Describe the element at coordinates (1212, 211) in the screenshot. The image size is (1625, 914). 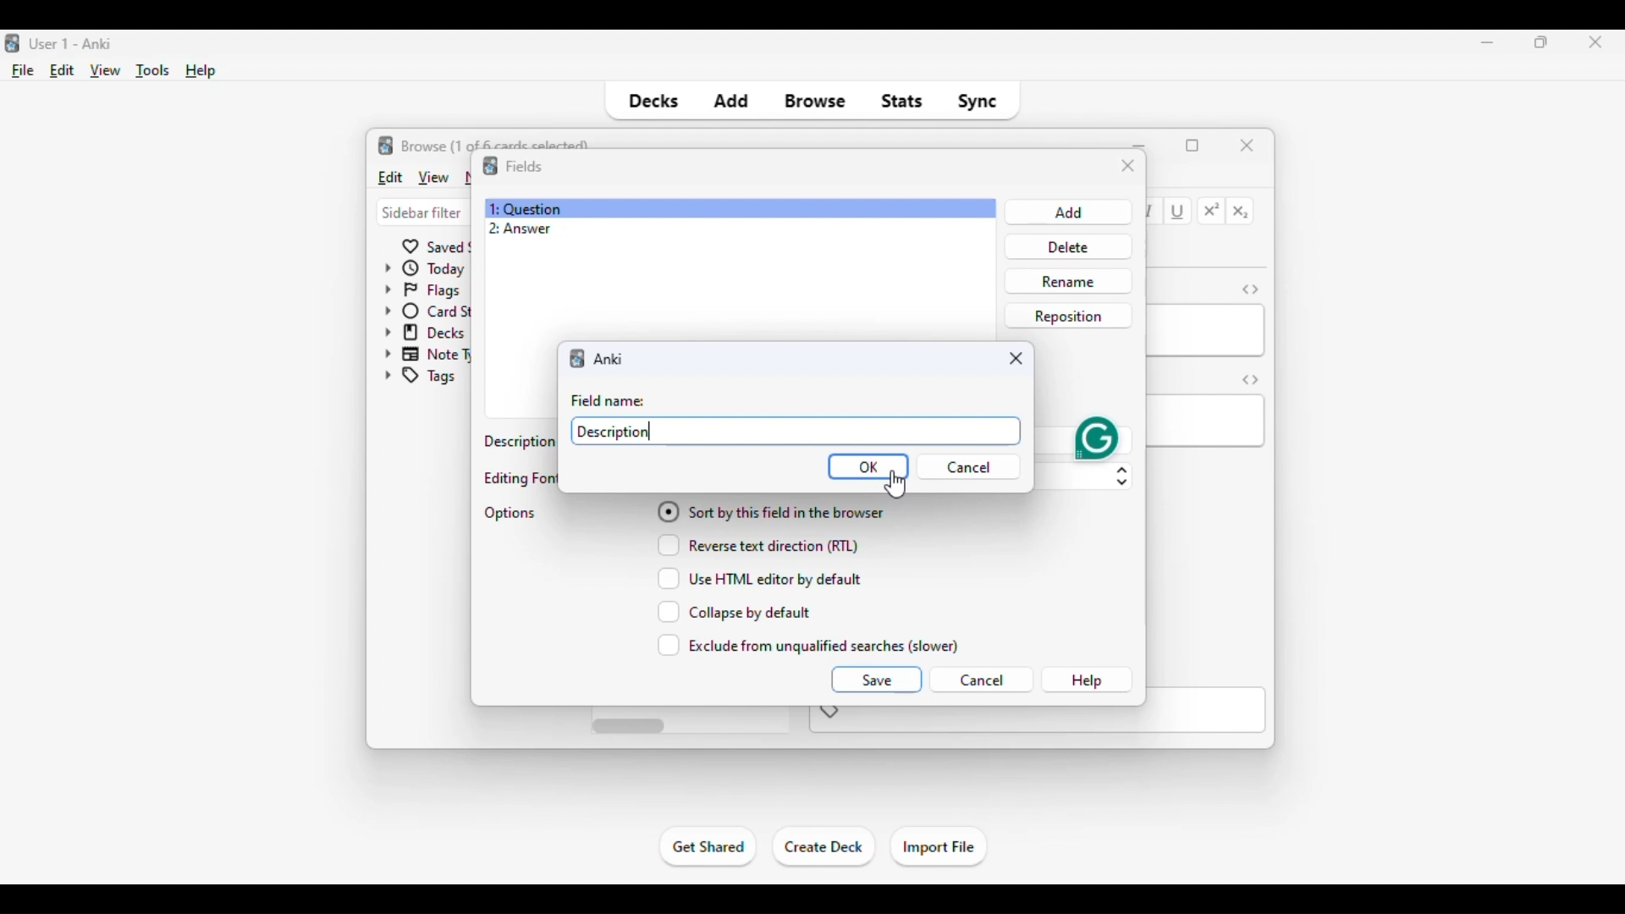
I see `superscript` at that location.